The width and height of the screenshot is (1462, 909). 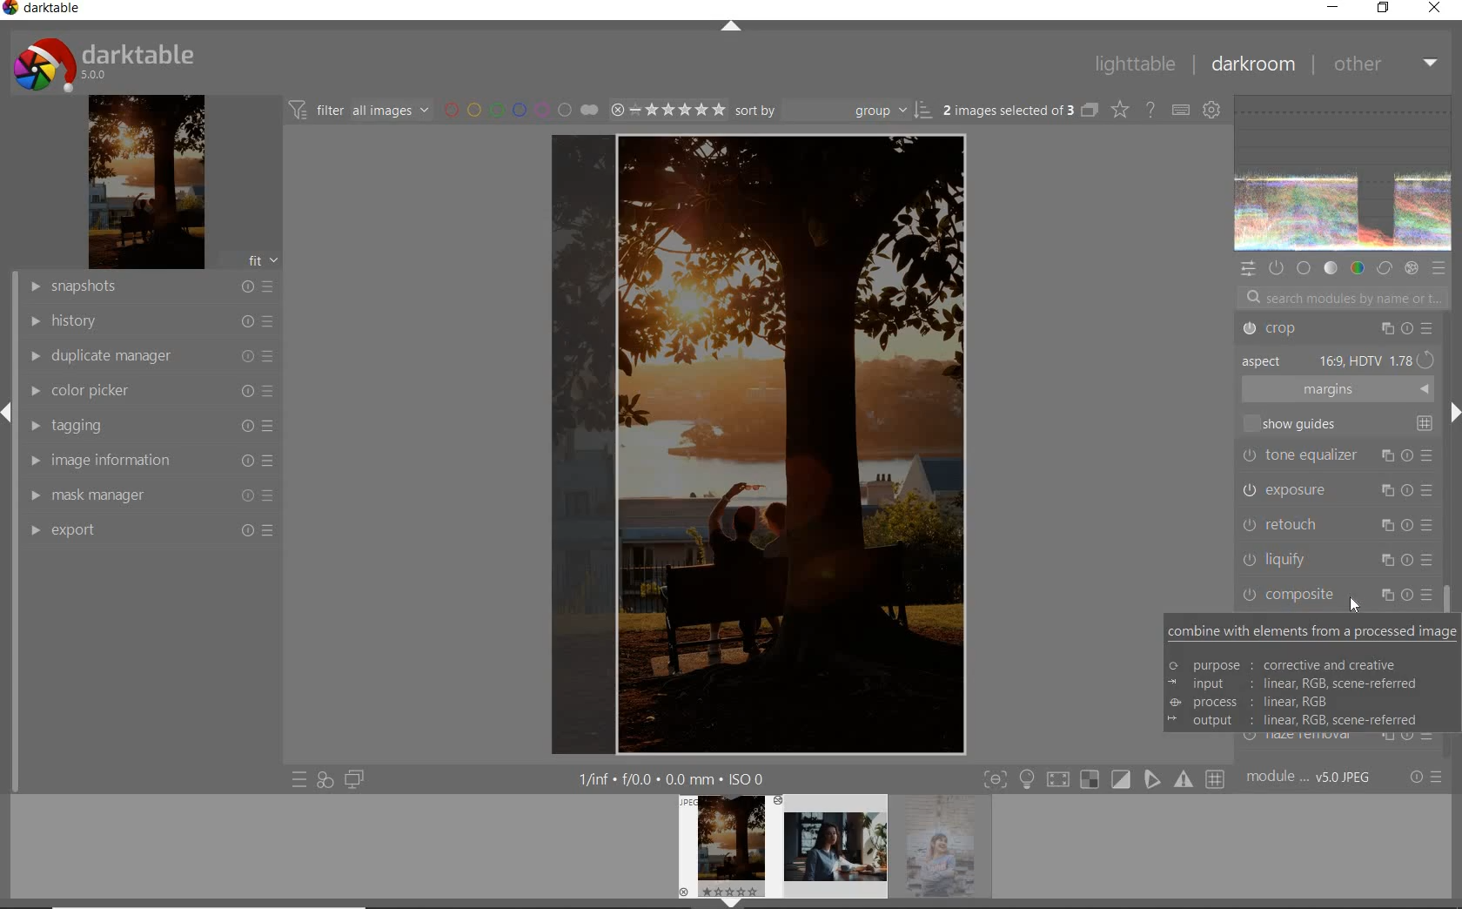 I want to click on collapse grouped images, so click(x=1090, y=111).